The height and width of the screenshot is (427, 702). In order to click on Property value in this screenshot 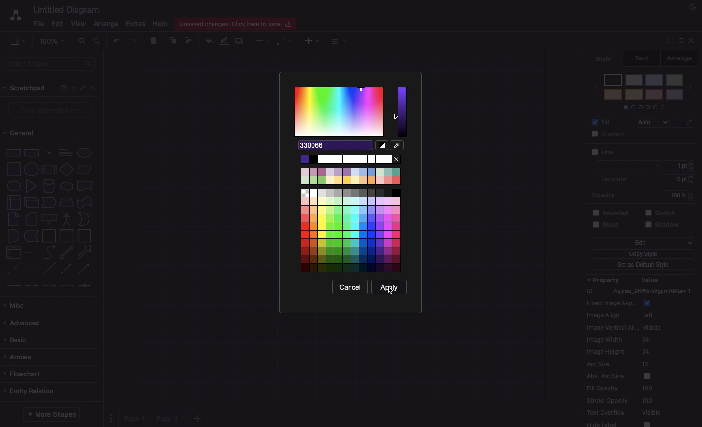, I will do `click(643, 351)`.